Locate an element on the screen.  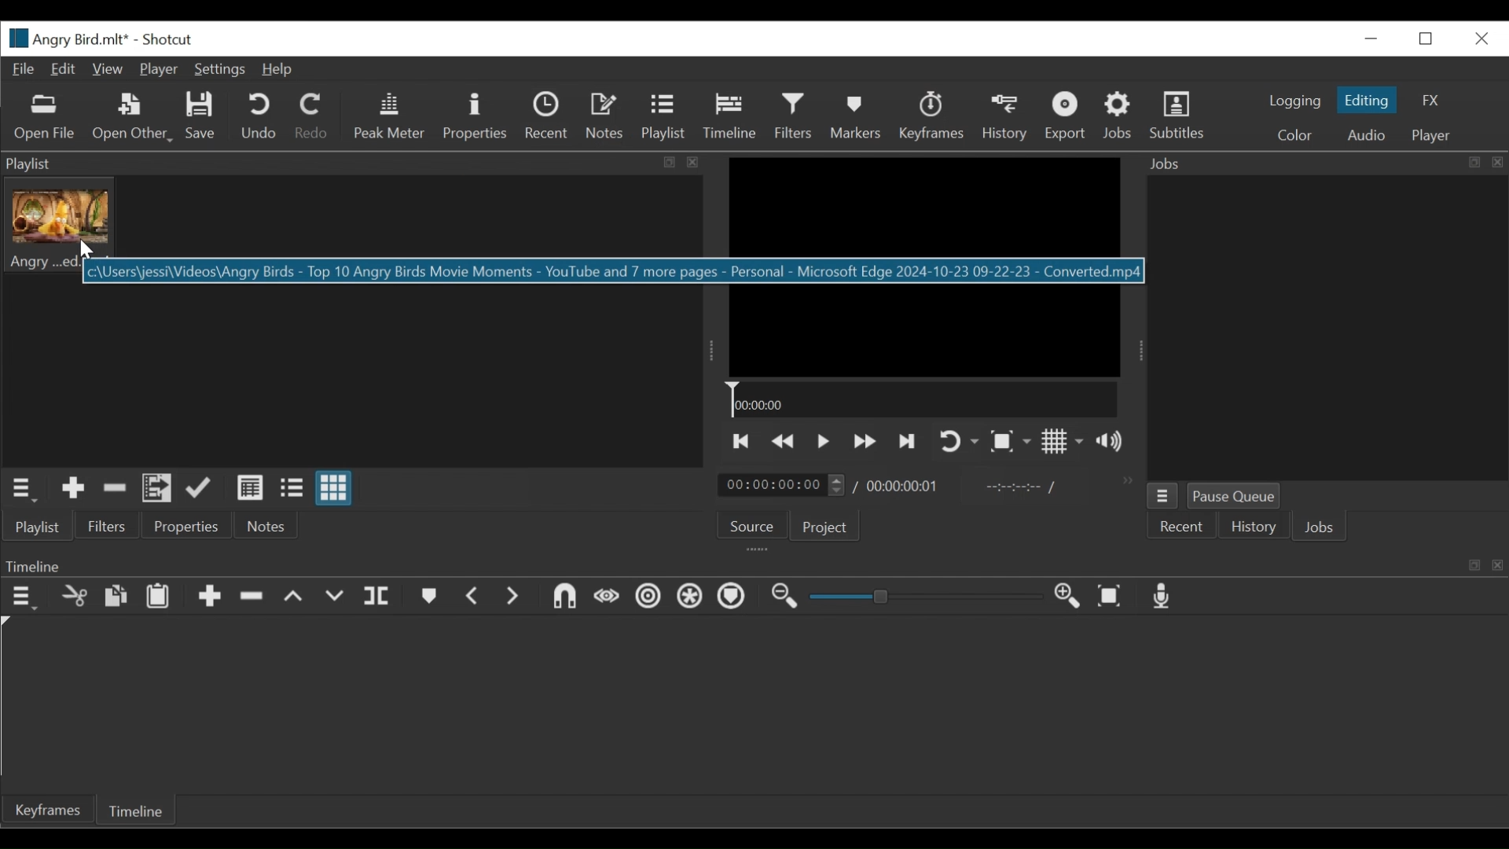
Cursor is located at coordinates (87, 249).